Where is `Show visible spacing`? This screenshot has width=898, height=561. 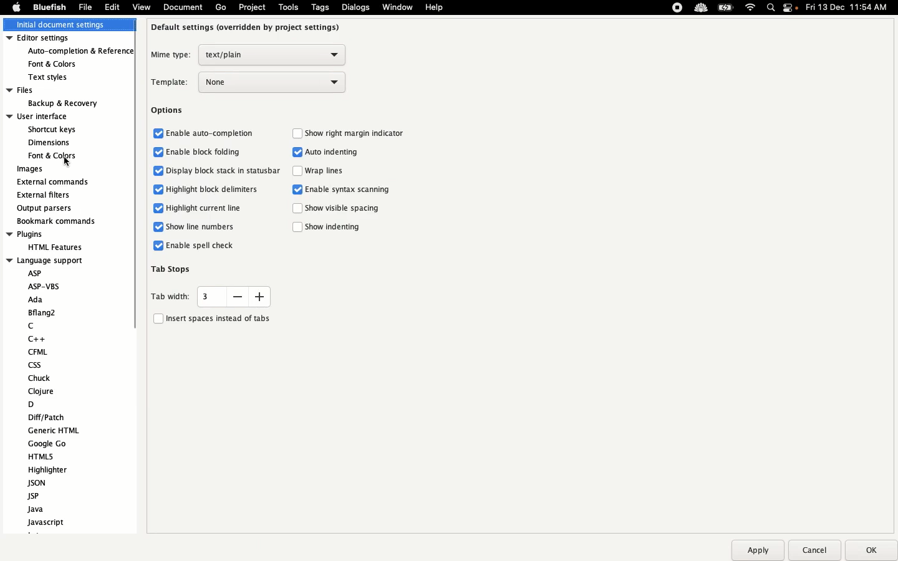
Show visible spacing is located at coordinates (337, 209).